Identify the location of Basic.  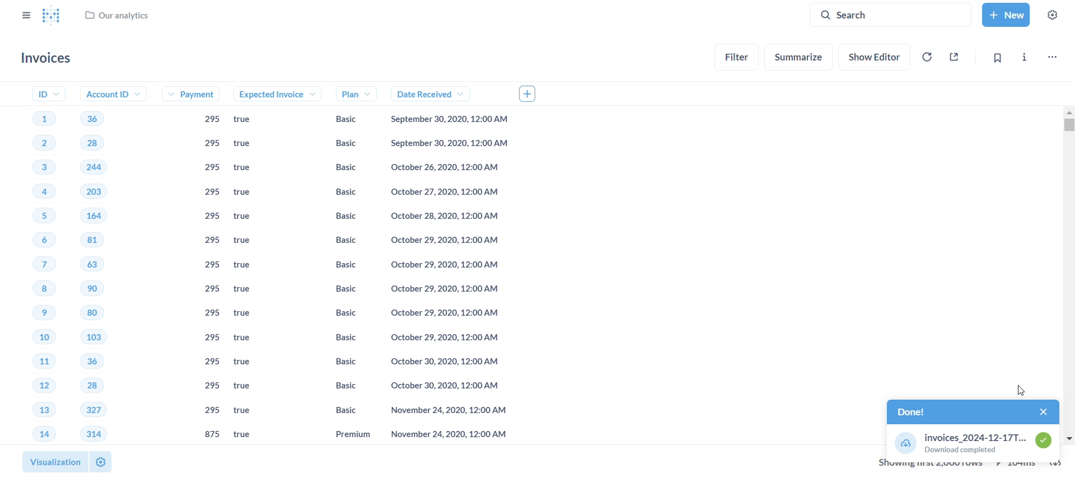
(337, 336).